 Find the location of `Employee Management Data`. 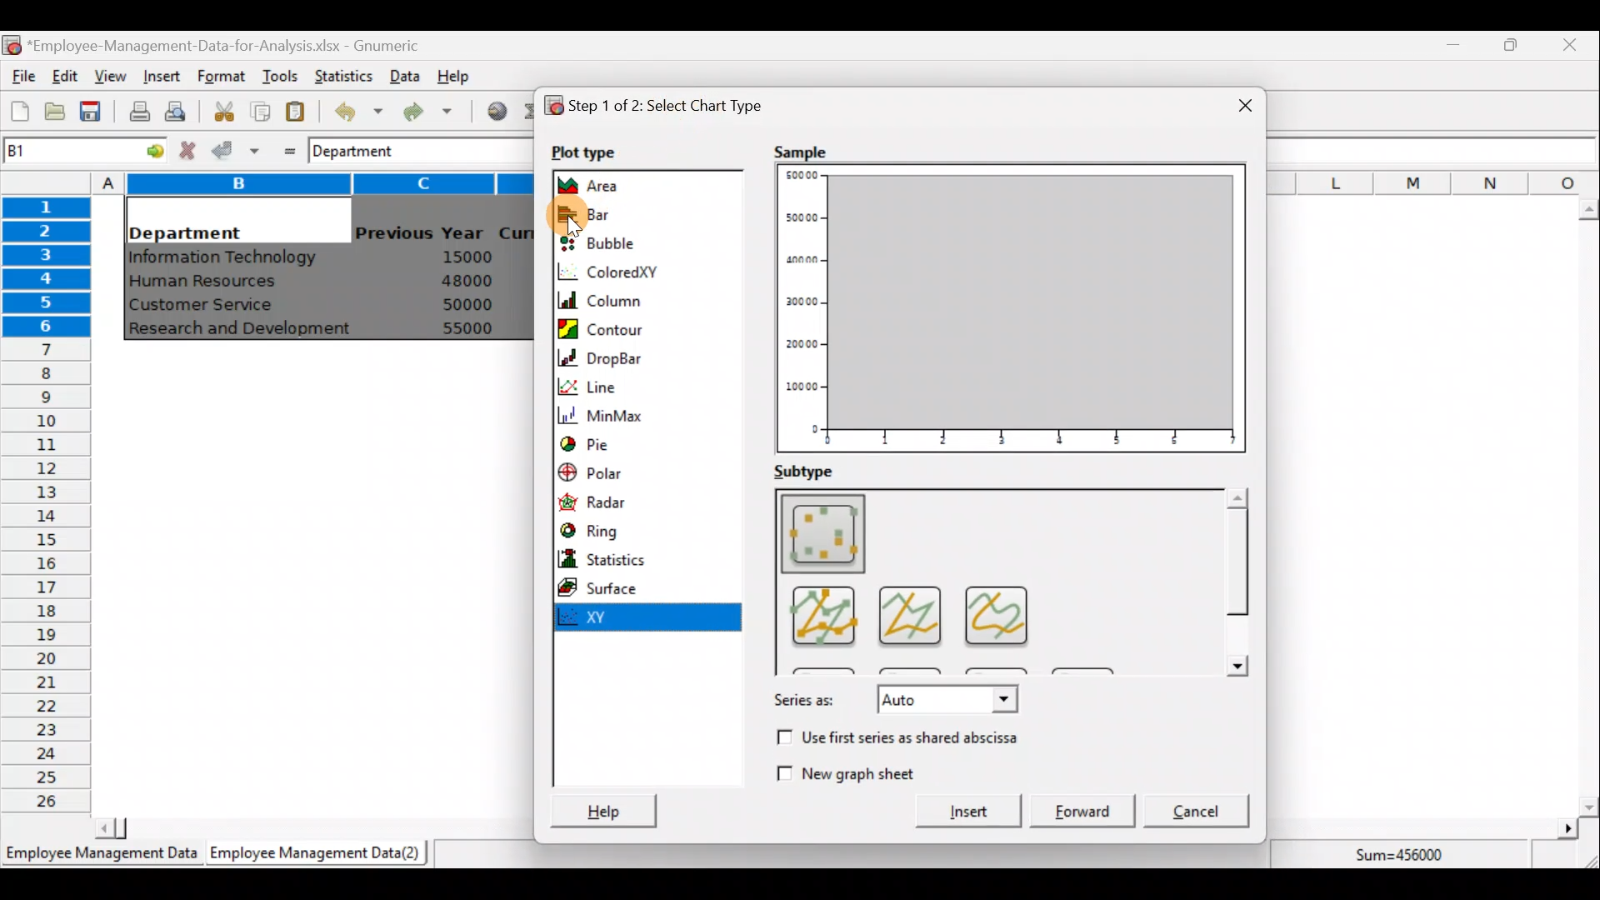

Employee Management Data is located at coordinates (100, 858).